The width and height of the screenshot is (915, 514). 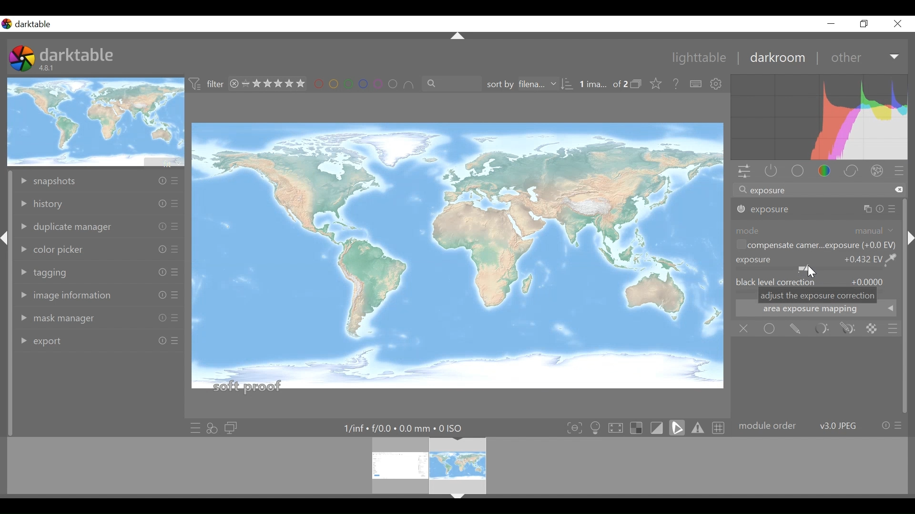 What do you see at coordinates (174, 296) in the screenshot?
I see `` at bounding box center [174, 296].